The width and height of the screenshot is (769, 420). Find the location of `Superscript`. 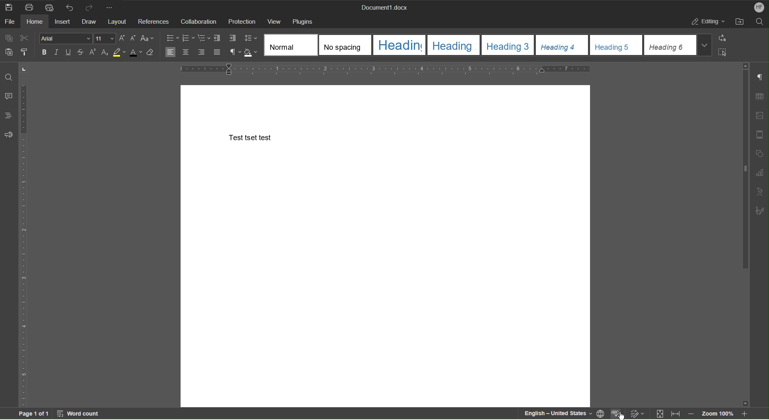

Superscript is located at coordinates (92, 53).